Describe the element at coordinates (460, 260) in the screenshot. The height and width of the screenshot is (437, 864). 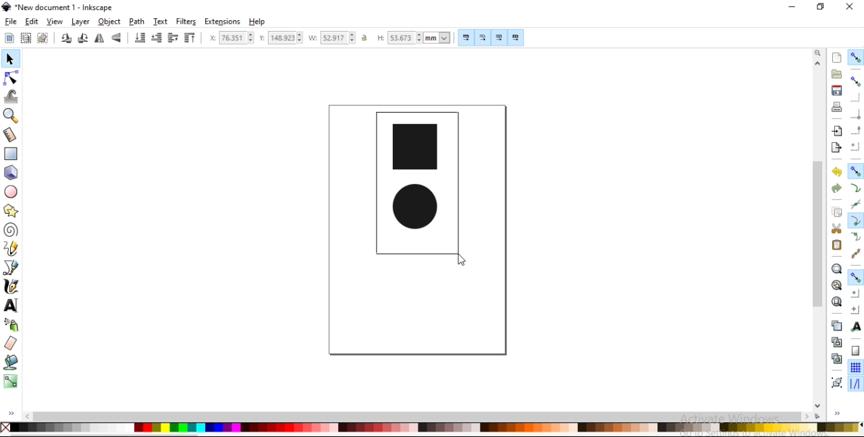
I see `cursor` at that location.